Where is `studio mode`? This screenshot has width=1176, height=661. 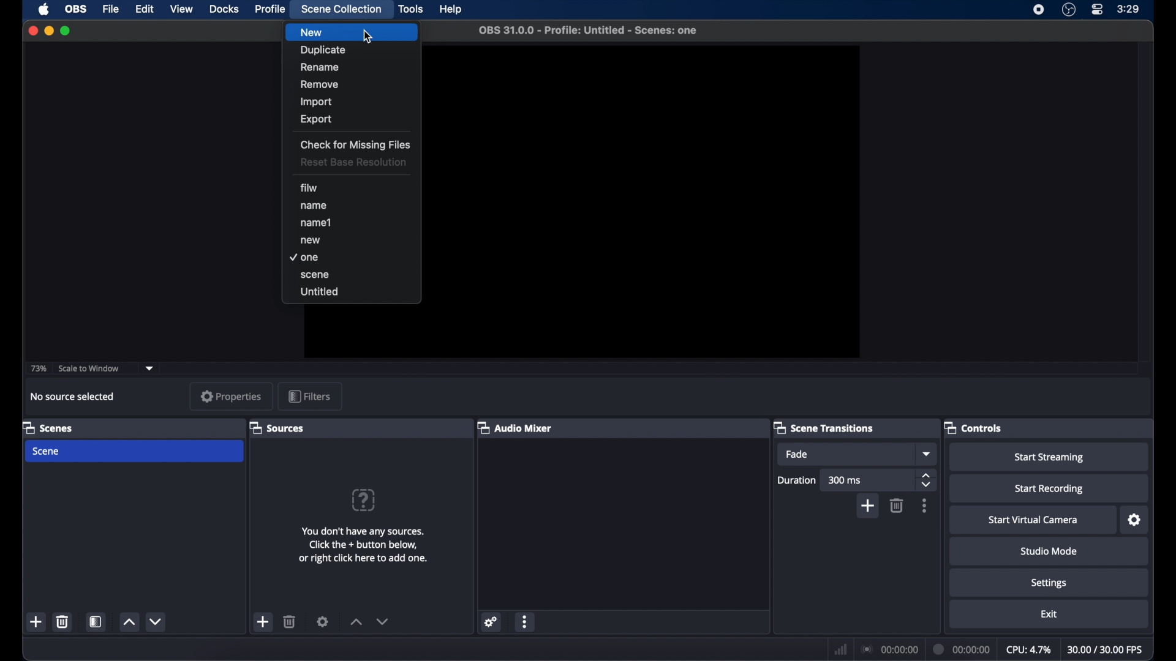
studio mode is located at coordinates (1050, 551).